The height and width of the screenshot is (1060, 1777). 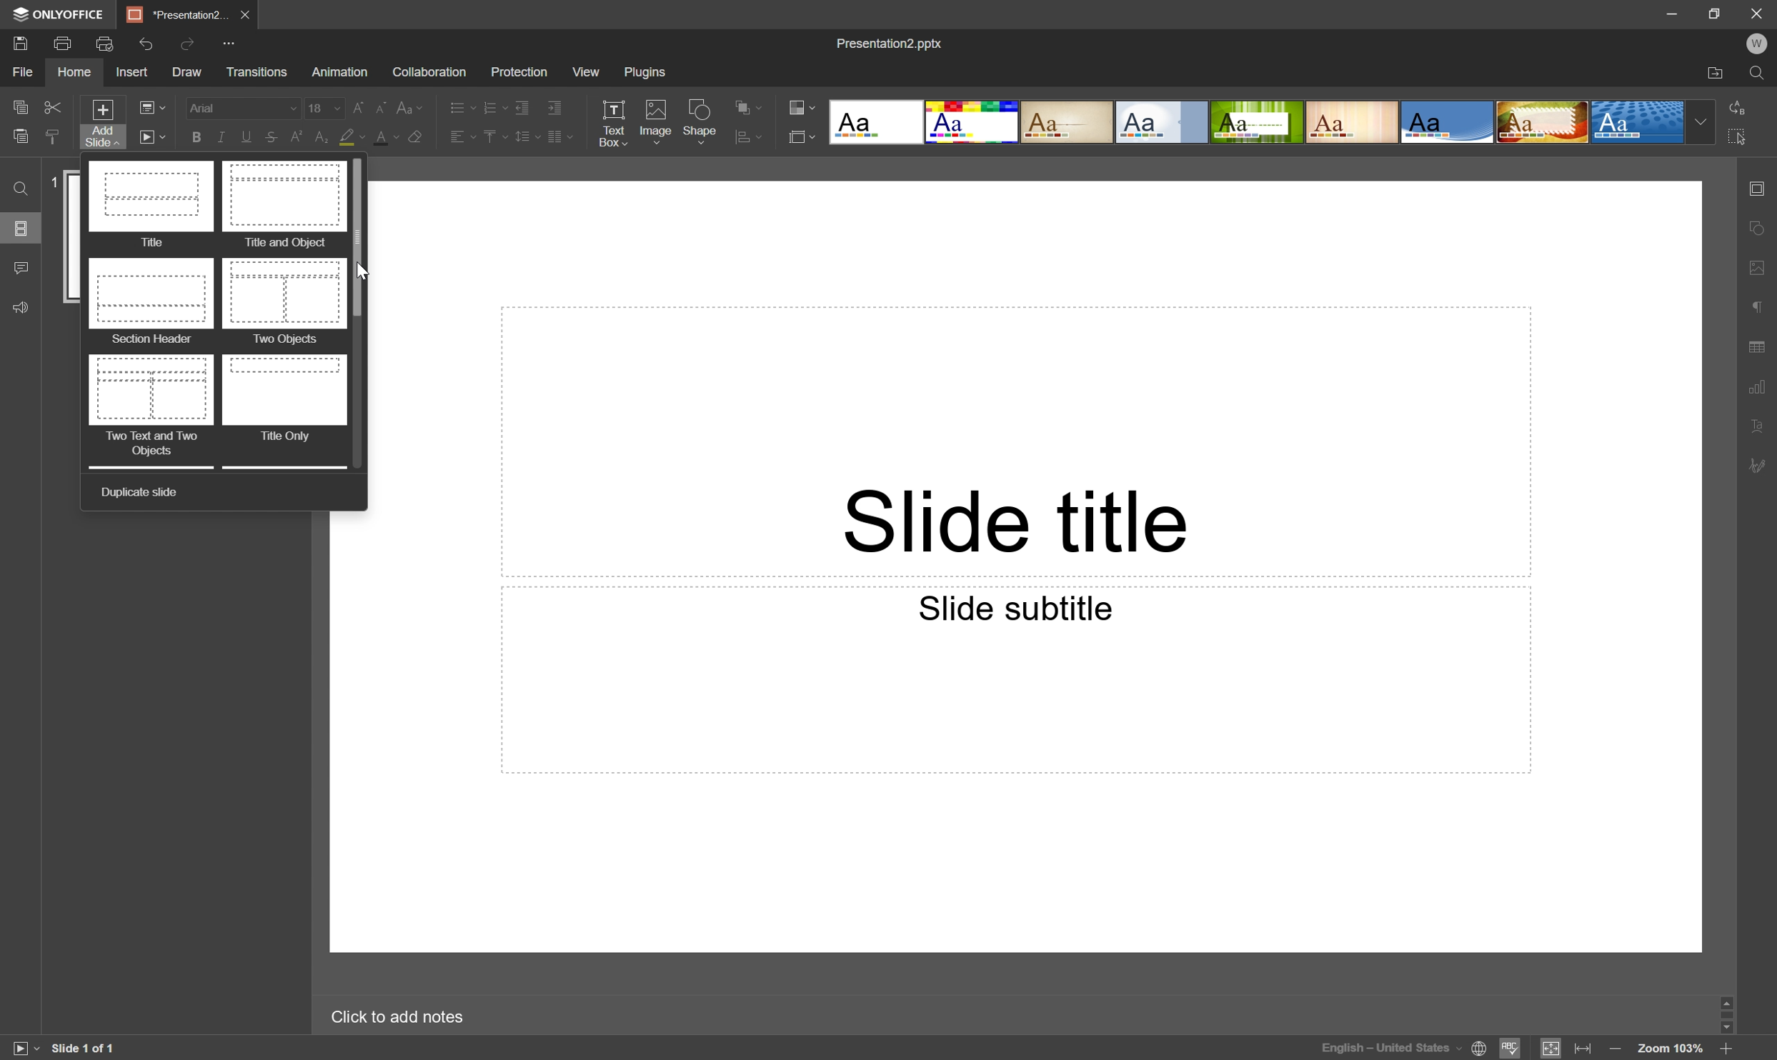 I want to click on File, so click(x=24, y=71).